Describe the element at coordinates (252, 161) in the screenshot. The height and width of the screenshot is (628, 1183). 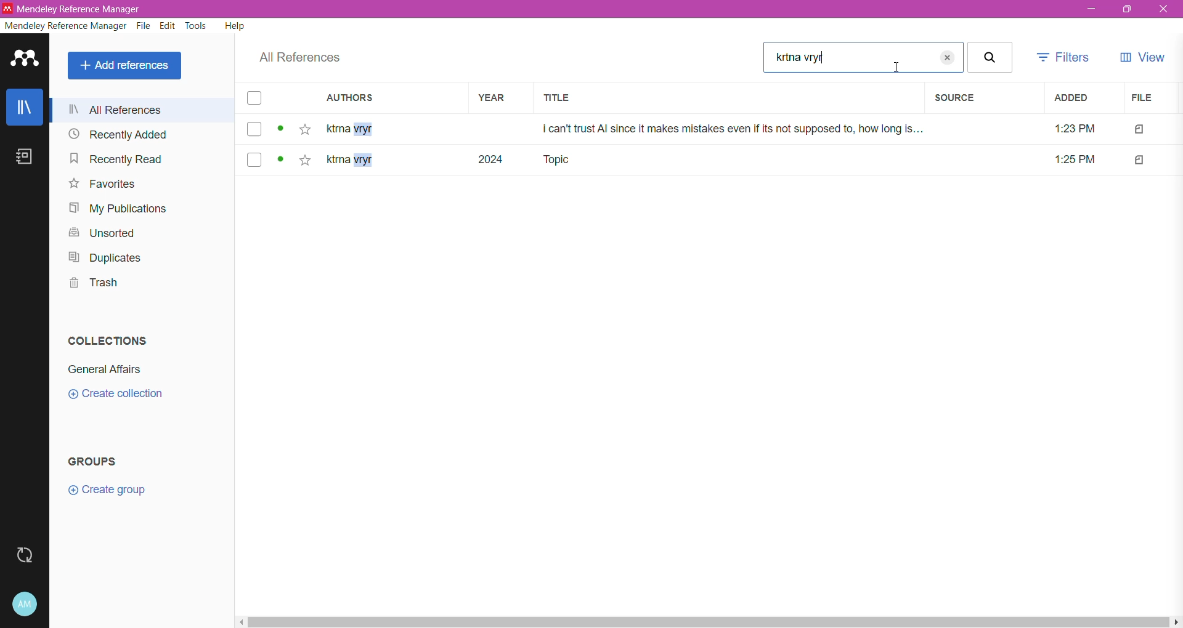
I see `select file` at that location.